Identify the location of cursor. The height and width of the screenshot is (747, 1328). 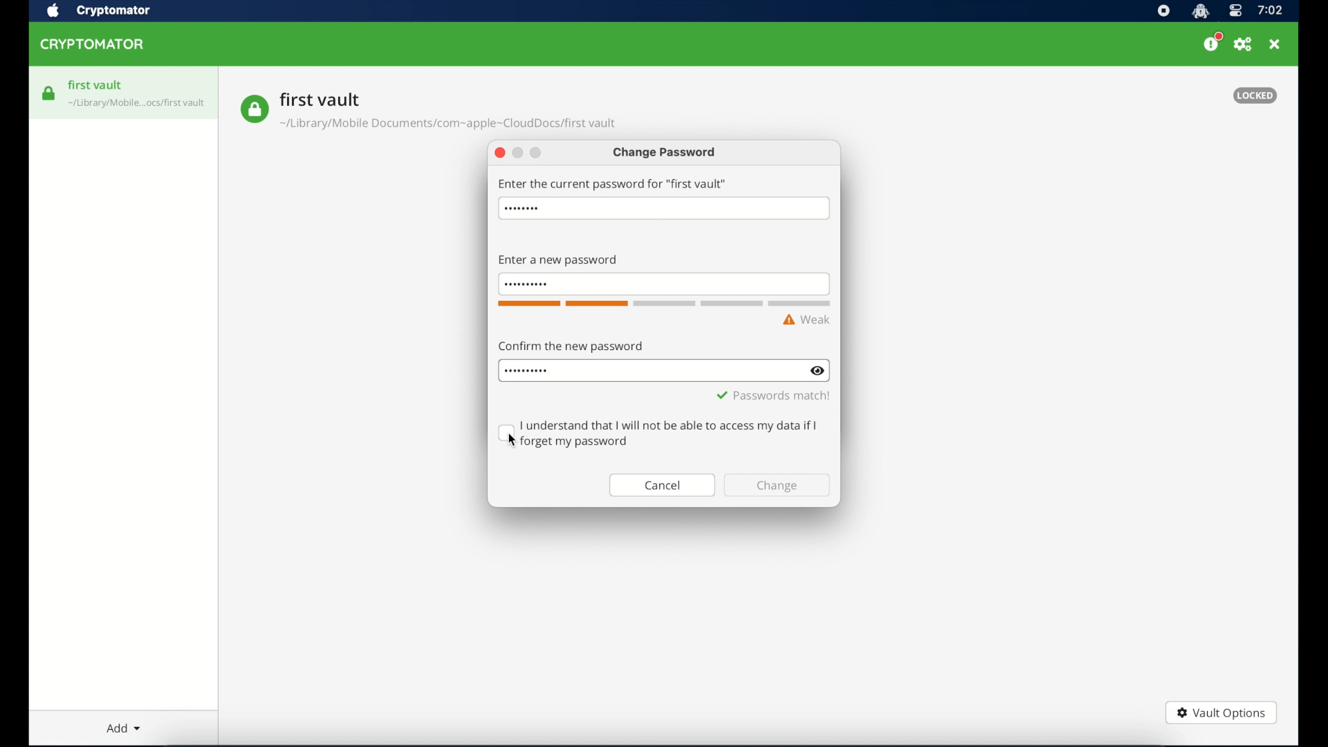
(512, 440).